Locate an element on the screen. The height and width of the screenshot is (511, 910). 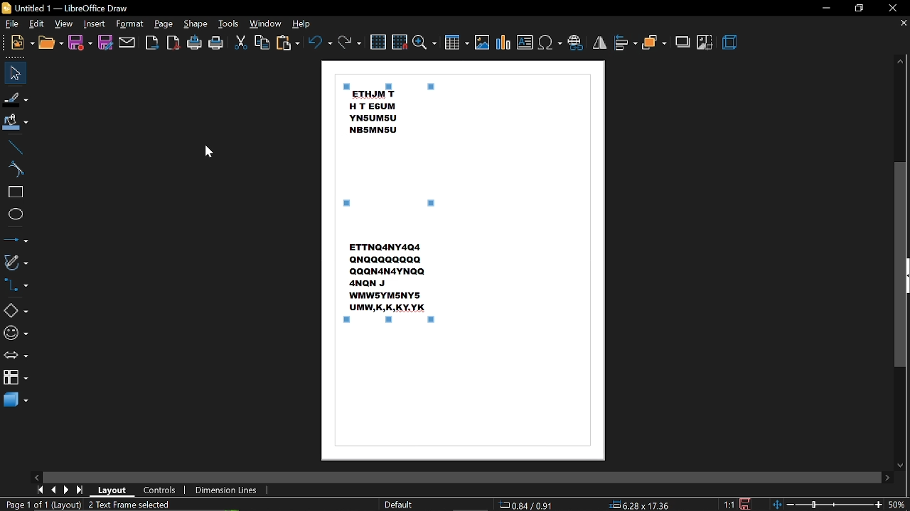
default is located at coordinates (398, 505).